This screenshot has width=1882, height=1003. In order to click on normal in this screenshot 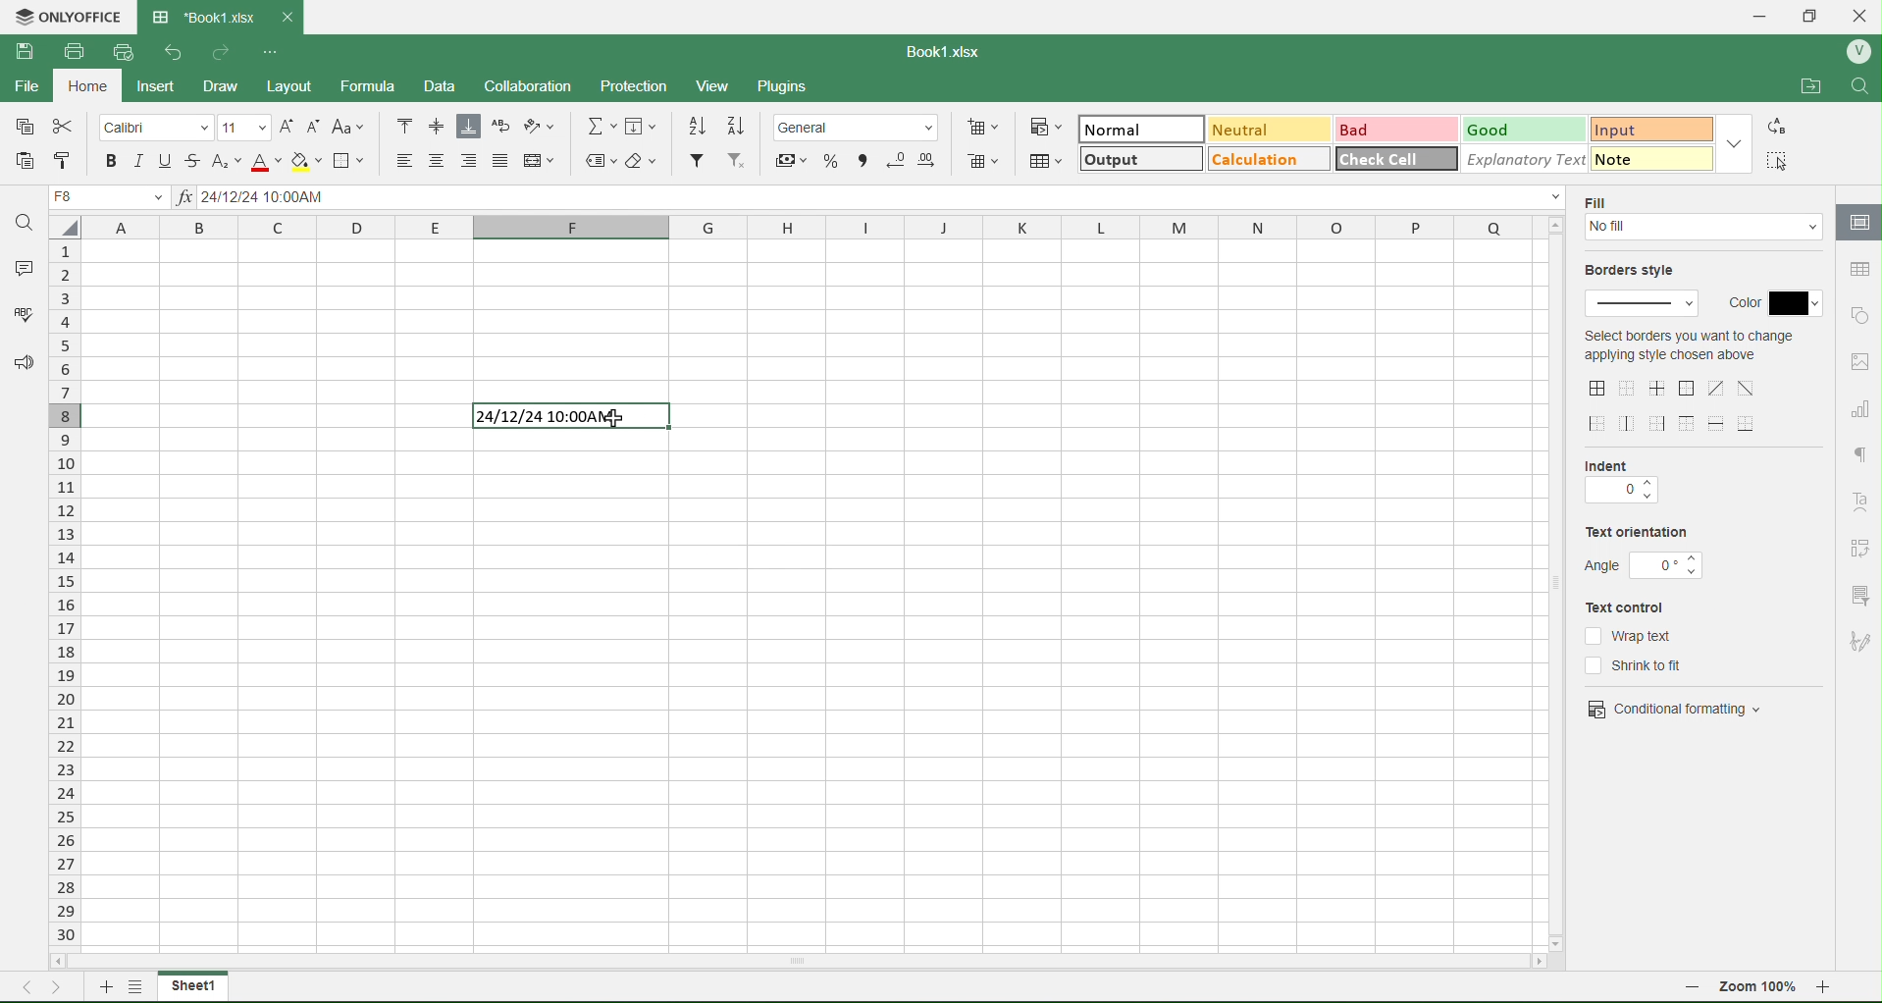, I will do `click(1117, 130)`.